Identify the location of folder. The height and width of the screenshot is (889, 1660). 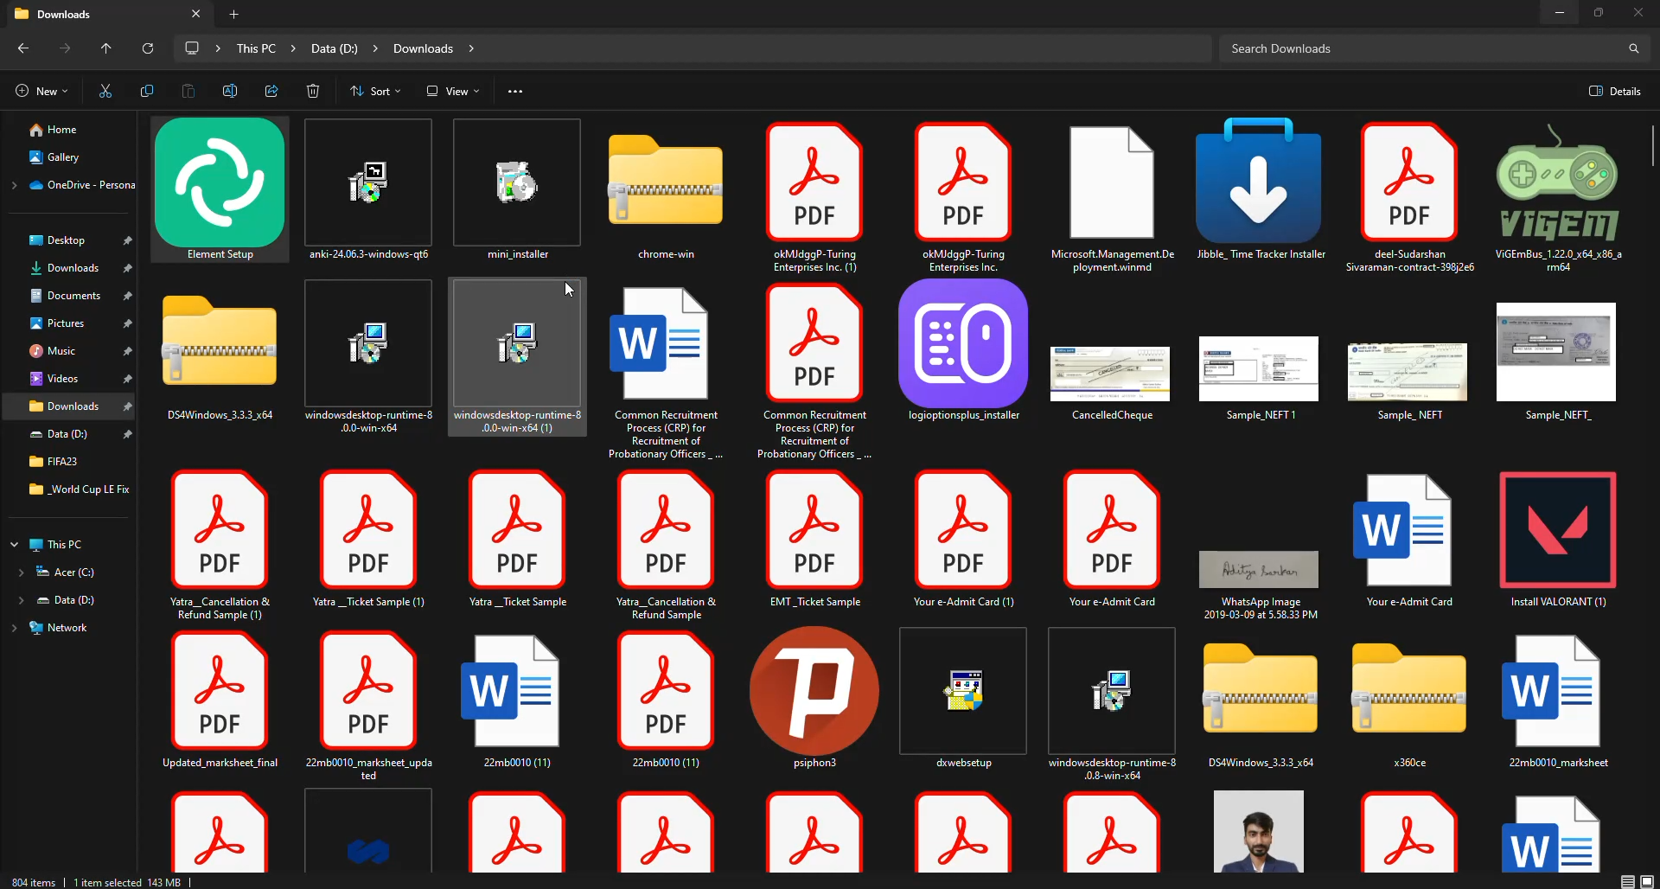
(1265, 704).